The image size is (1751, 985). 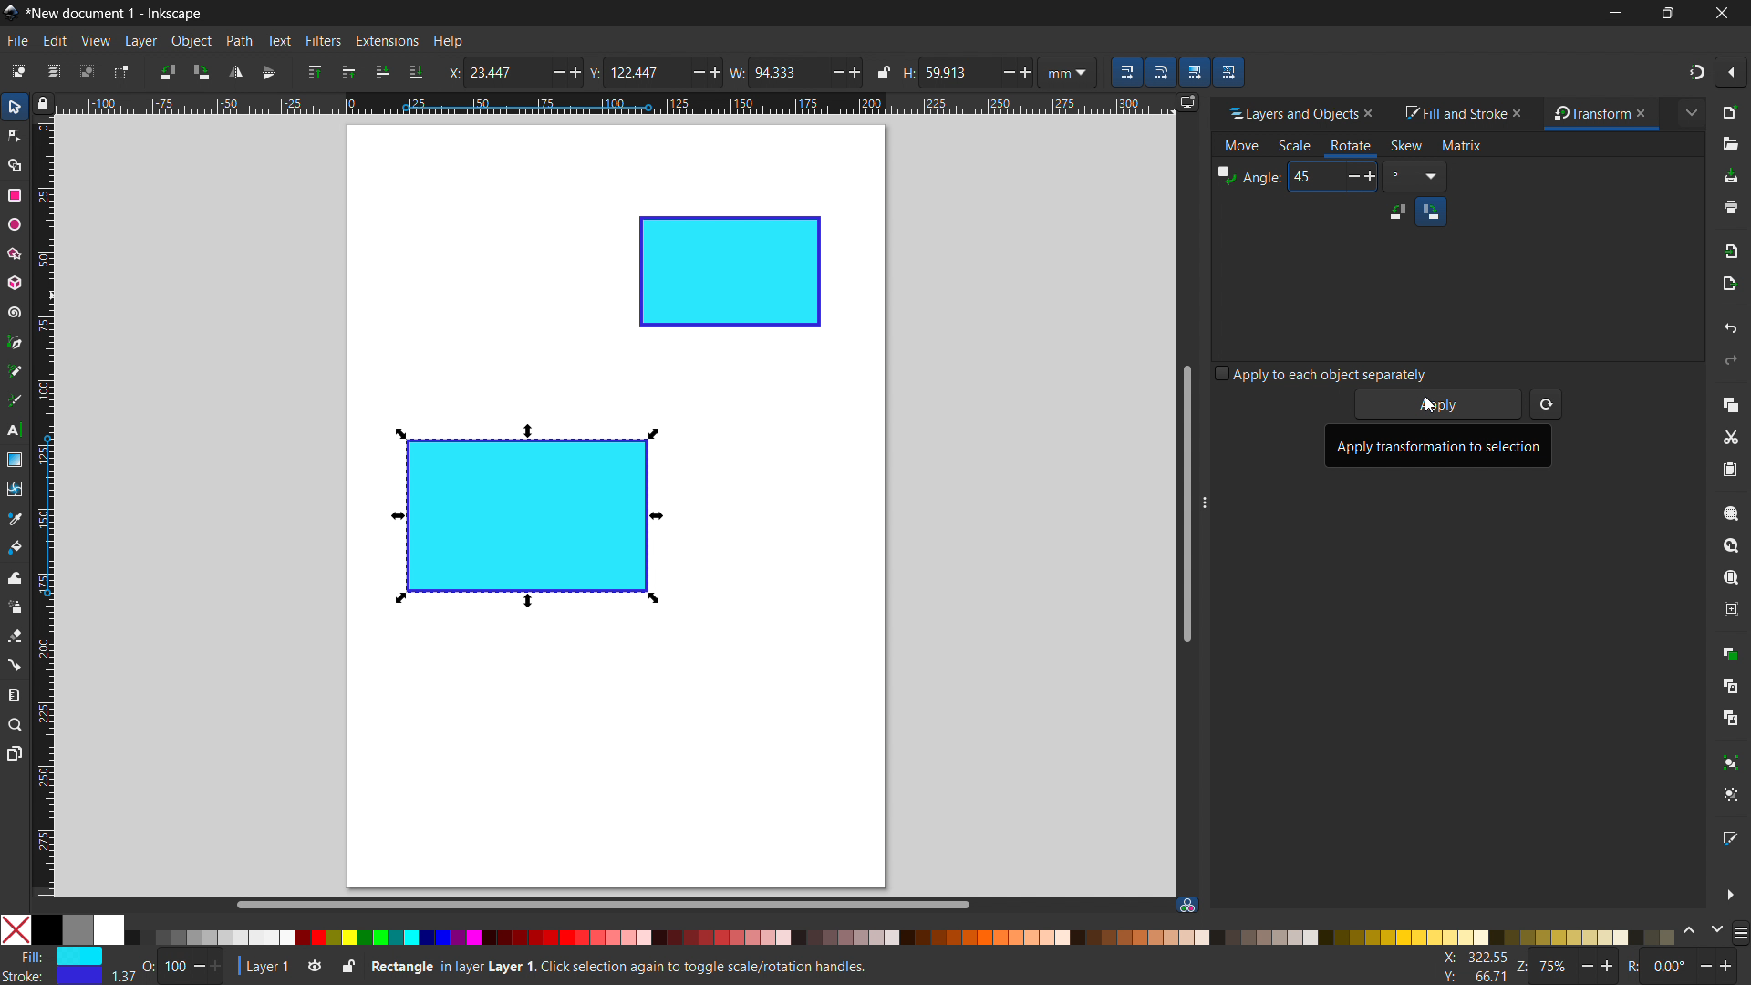 I want to click on when  locked change height and width proportionally , so click(x=884, y=72).